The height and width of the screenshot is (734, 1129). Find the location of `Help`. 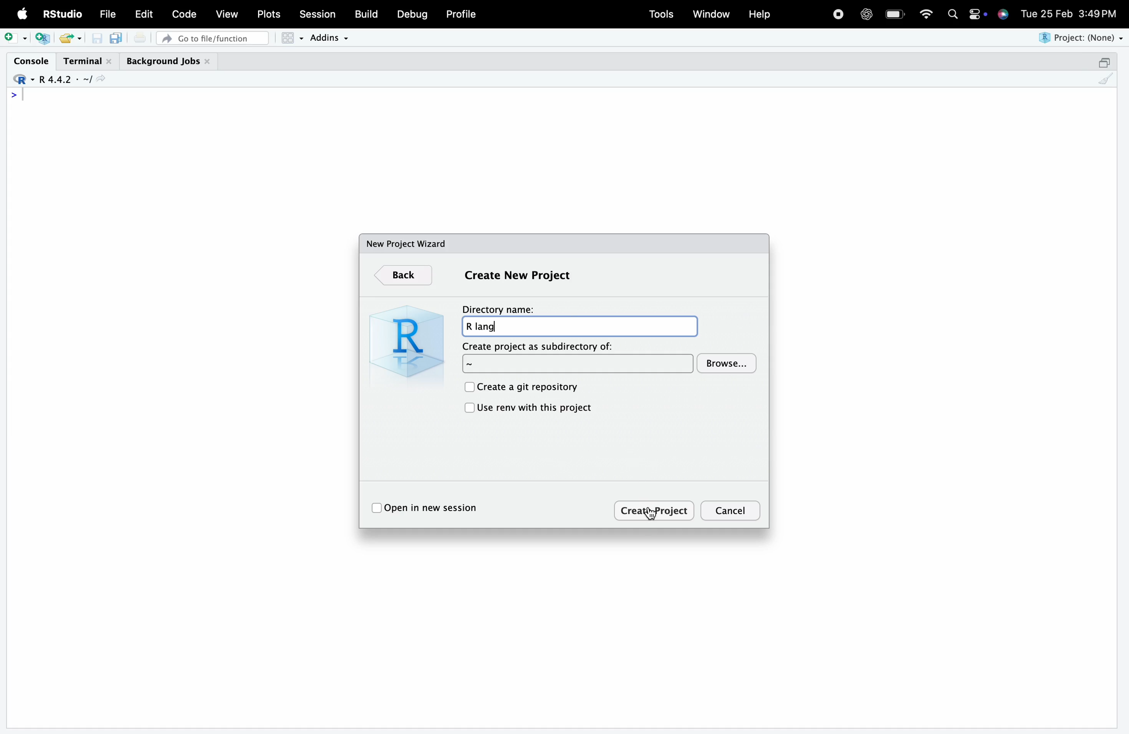

Help is located at coordinates (759, 14).